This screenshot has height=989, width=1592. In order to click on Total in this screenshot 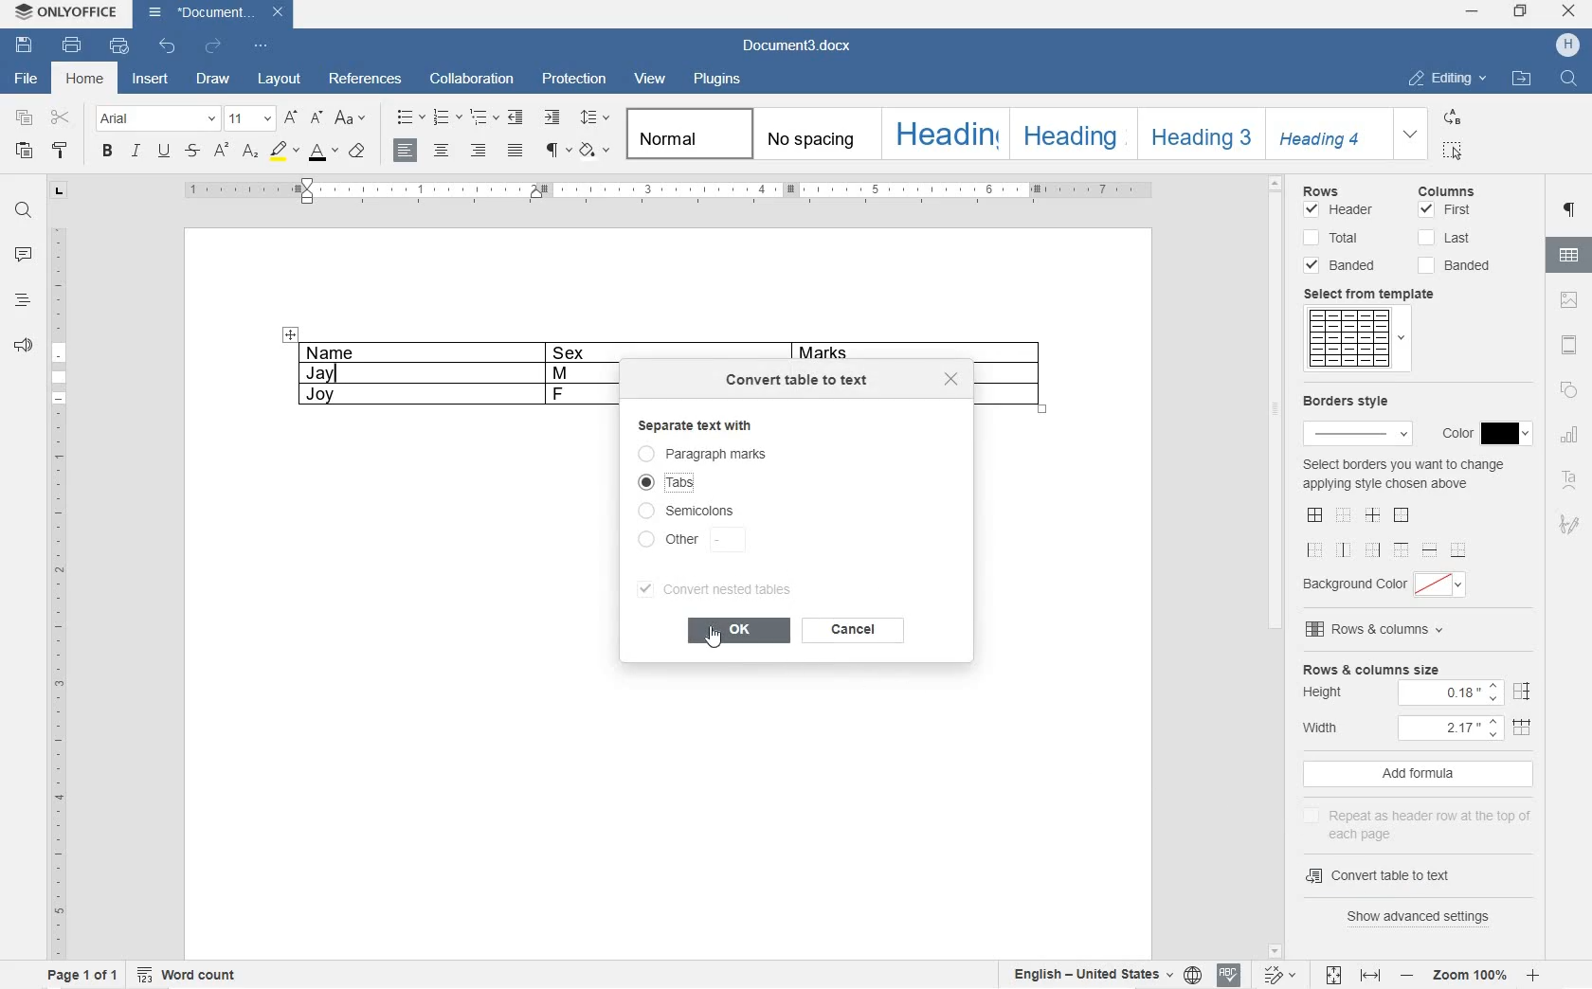, I will do `click(1331, 236)`.